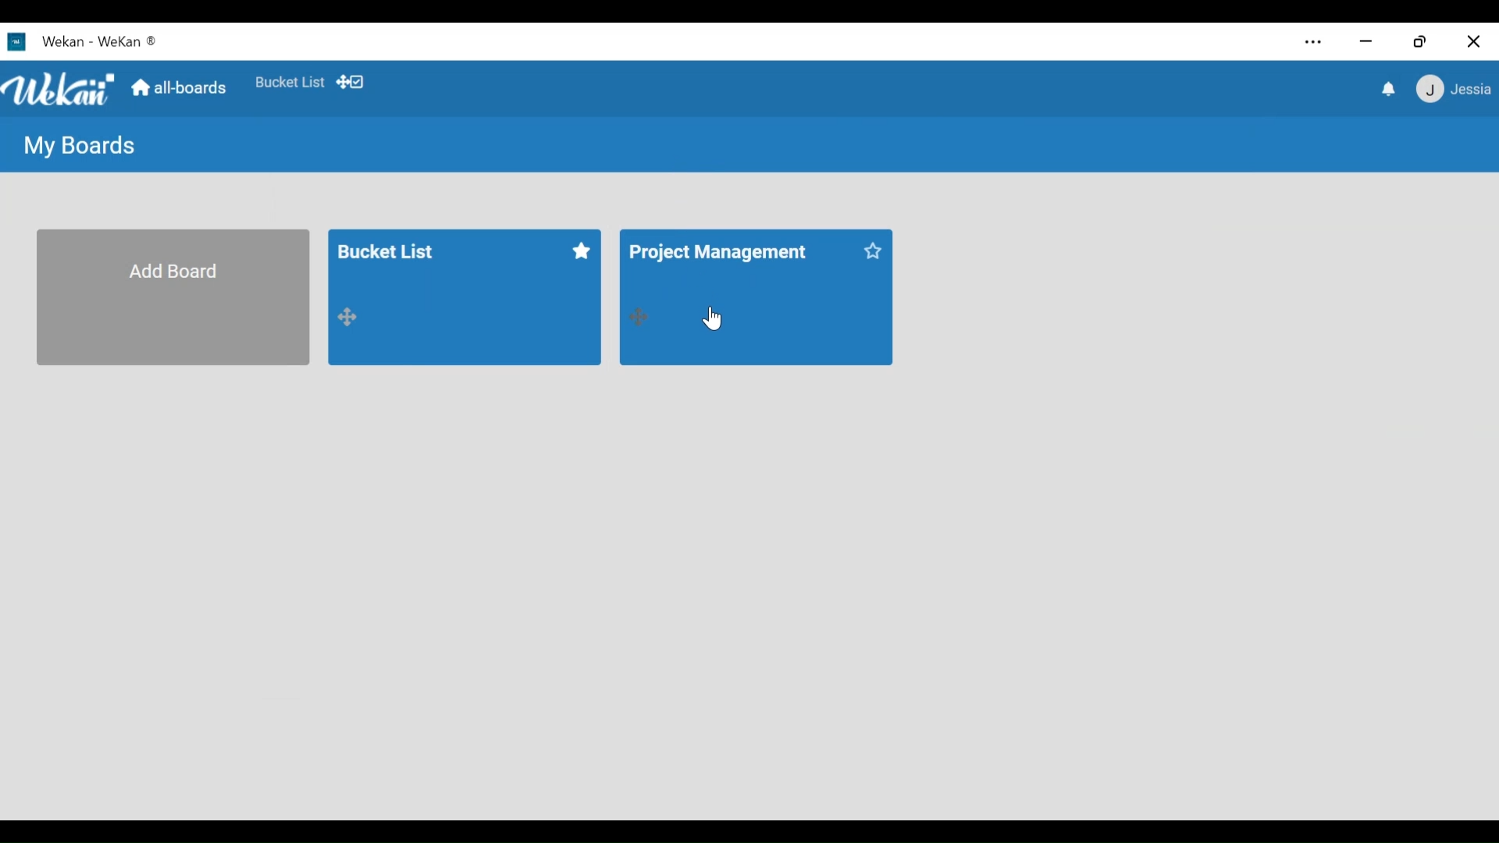  I want to click on Settings and more, so click(1312, 44).